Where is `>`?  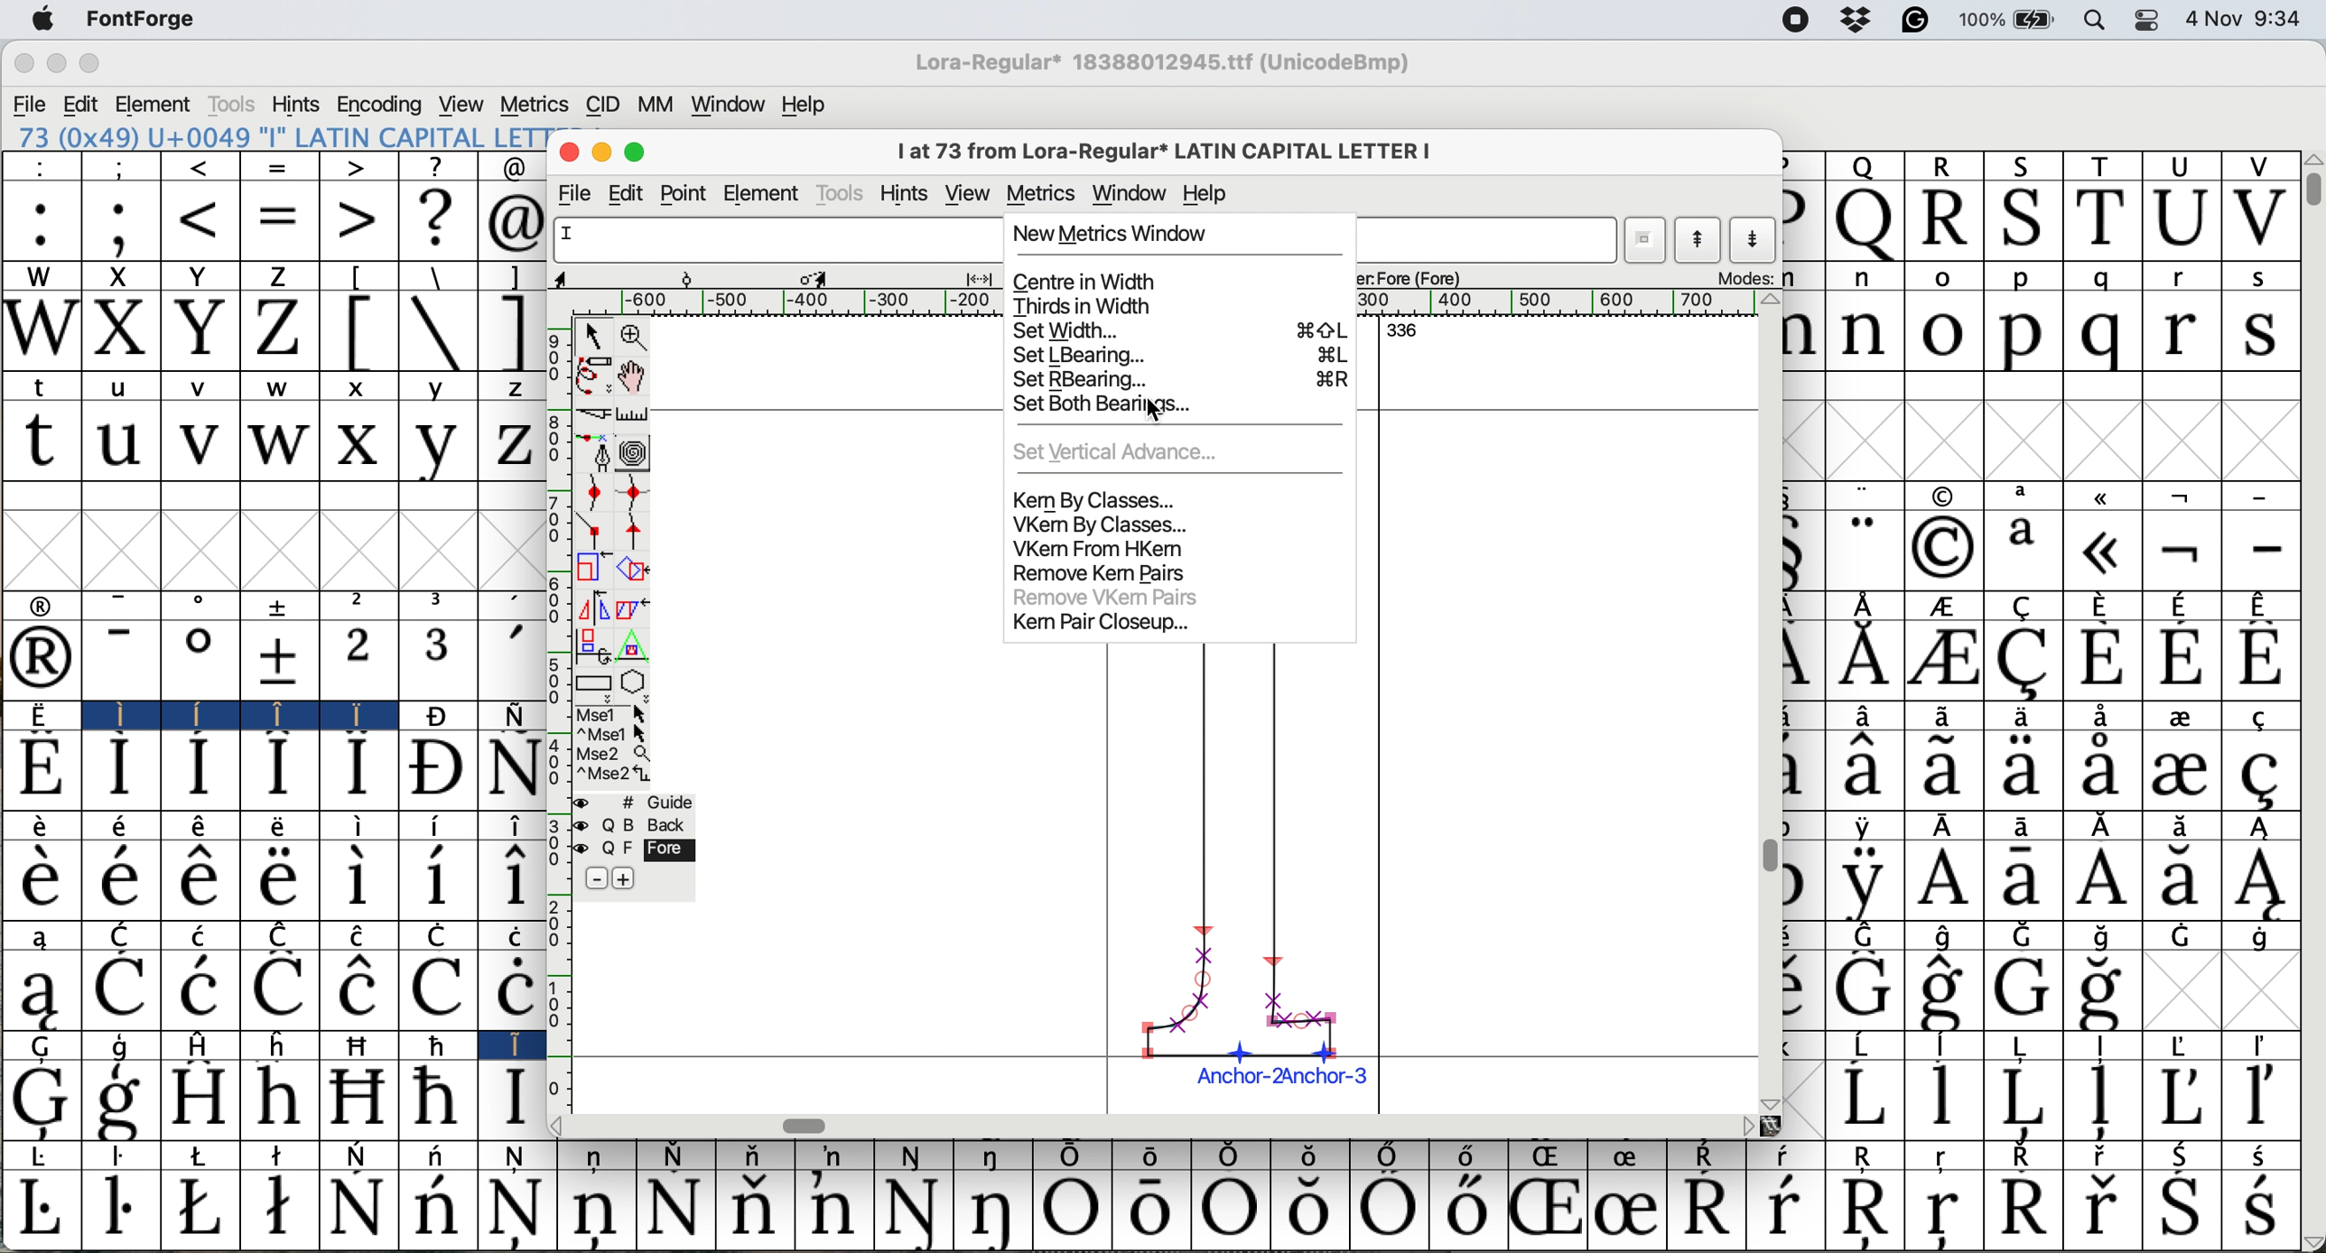
> is located at coordinates (358, 219).